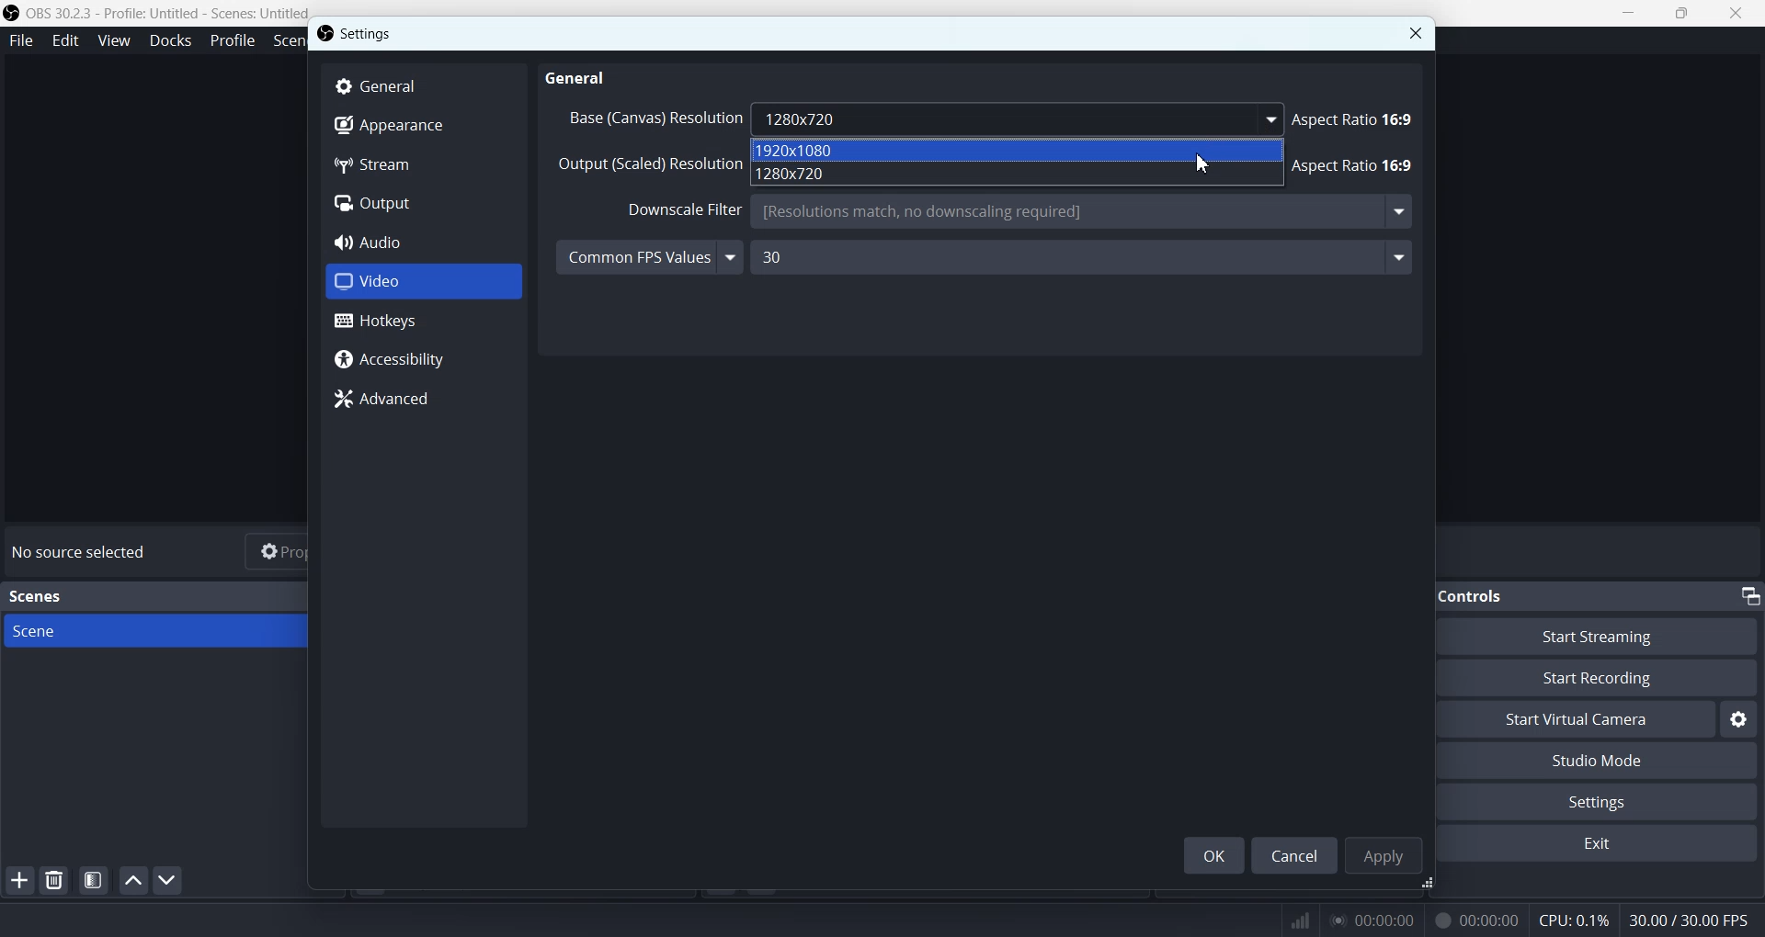 The image size is (1765, 937). What do you see at coordinates (1200, 162) in the screenshot?
I see `Cursor` at bounding box center [1200, 162].